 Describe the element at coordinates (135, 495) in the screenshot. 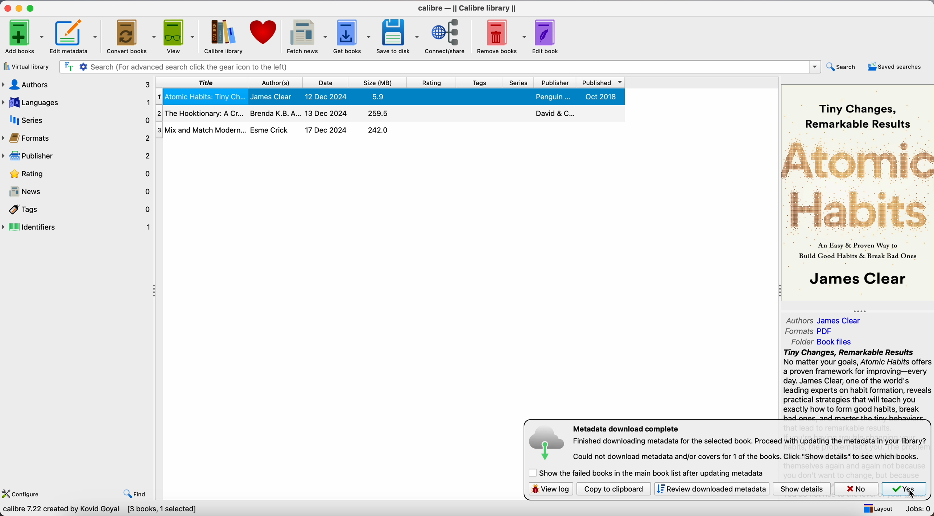

I see `find` at that location.